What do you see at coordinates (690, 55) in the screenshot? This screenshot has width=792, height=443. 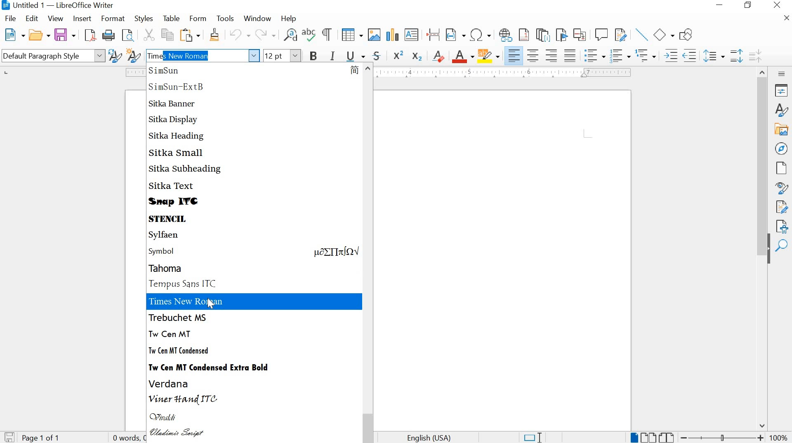 I see `DECREASE INDENT` at bounding box center [690, 55].